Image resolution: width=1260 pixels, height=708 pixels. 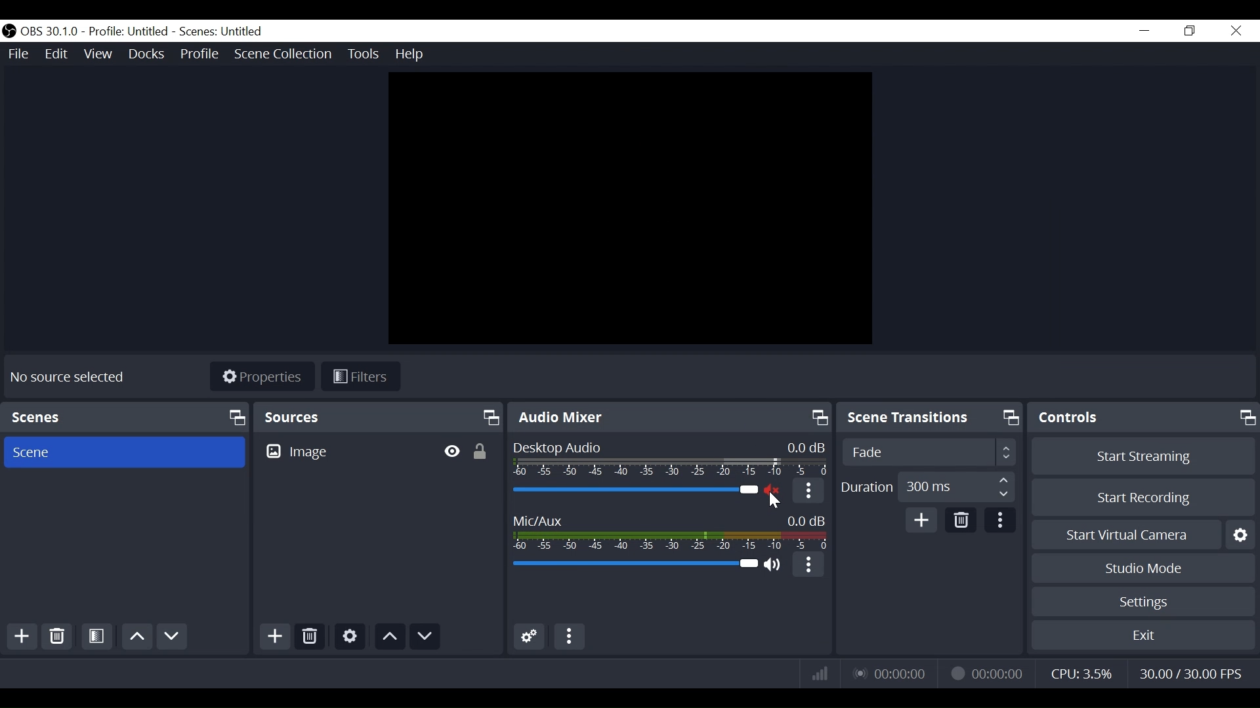 I want to click on Delete, so click(x=57, y=639).